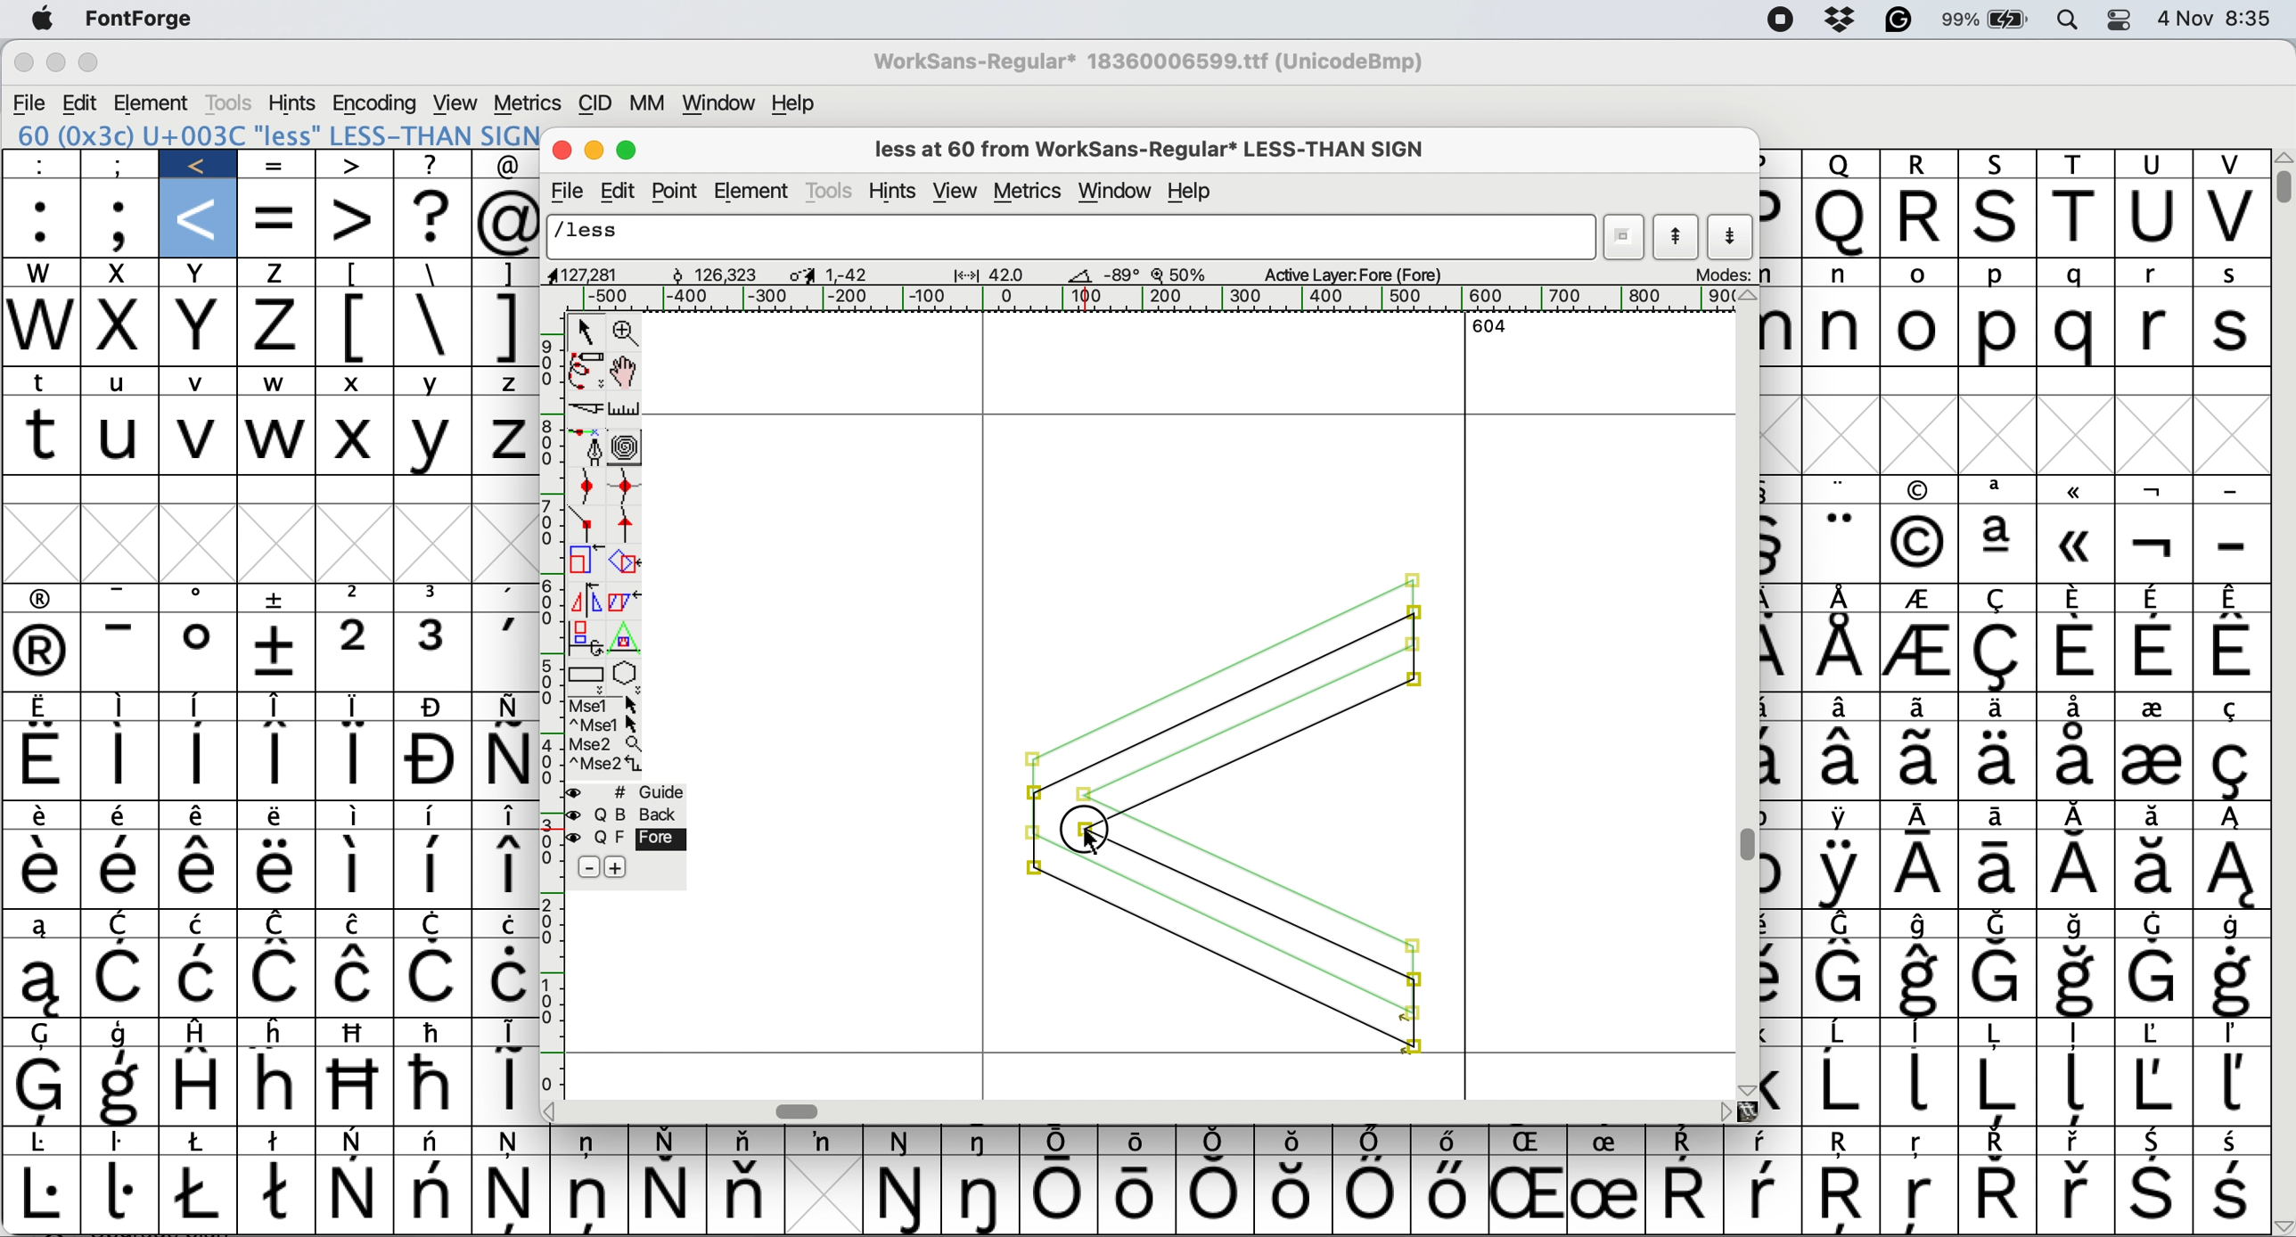 This screenshot has width=2296, height=1237. Describe the element at coordinates (201, 1193) in the screenshot. I see `Symbol` at that location.